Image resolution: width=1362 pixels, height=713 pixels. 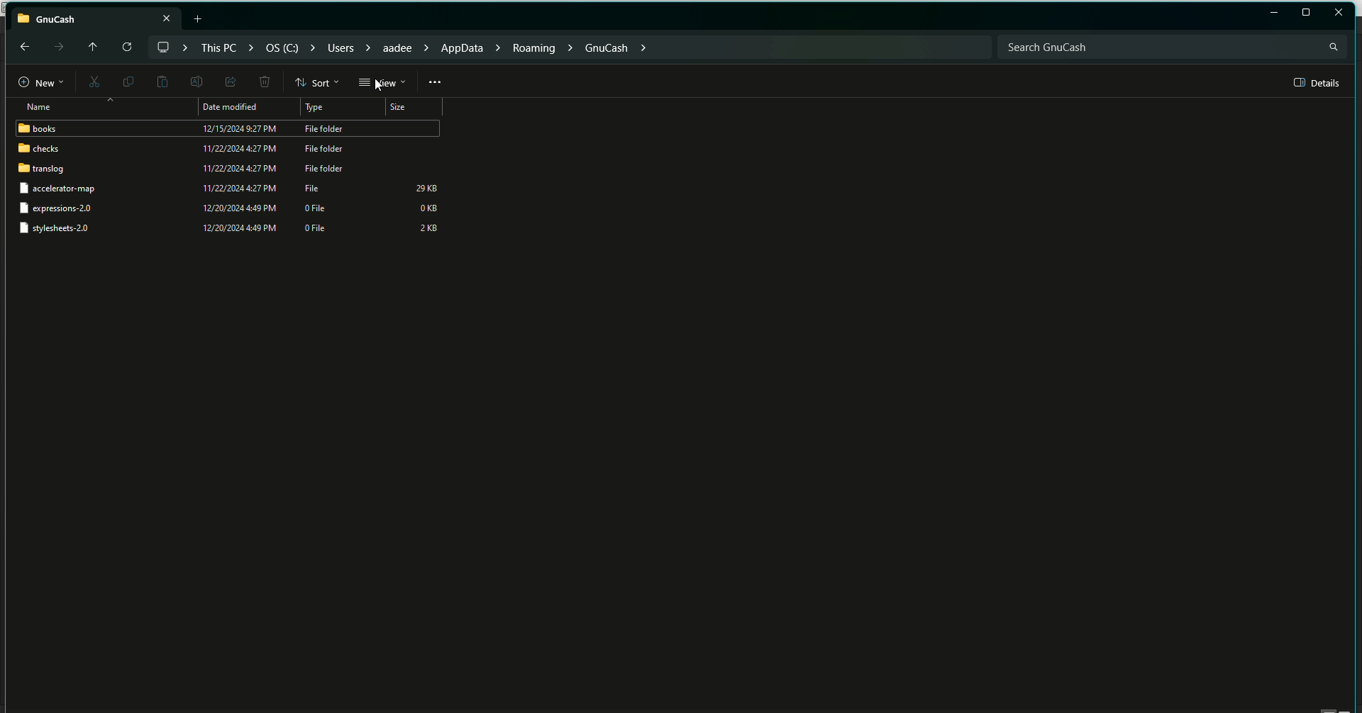 I want to click on books, so click(x=40, y=129).